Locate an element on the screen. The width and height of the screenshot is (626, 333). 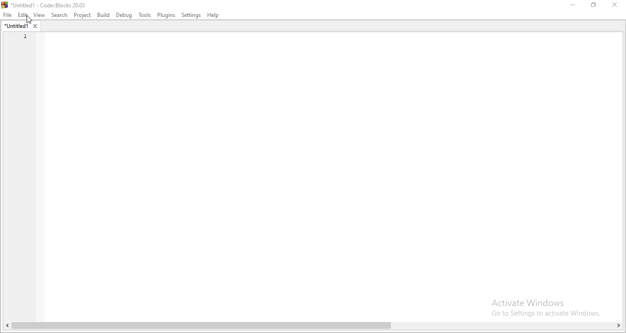
Restore is located at coordinates (593, 6).